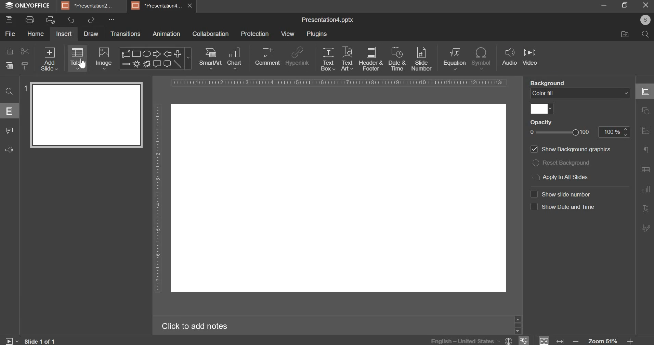 The height and width of the screenshot is (345, 654). What do you see at coordinates (510, 57) in the screenshot?
I see `audio` at bounding box center [510, 57].